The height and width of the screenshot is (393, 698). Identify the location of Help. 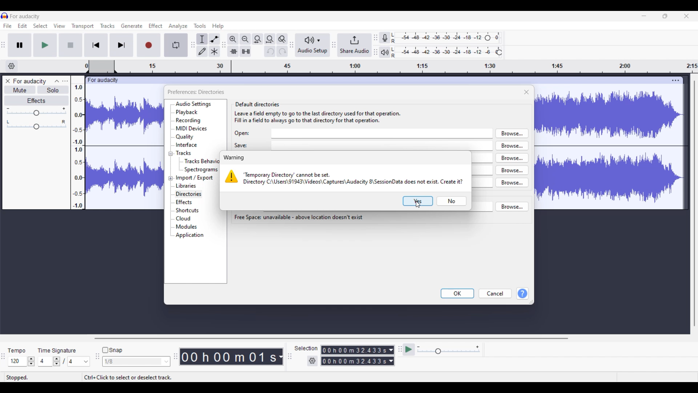
(523, 293).